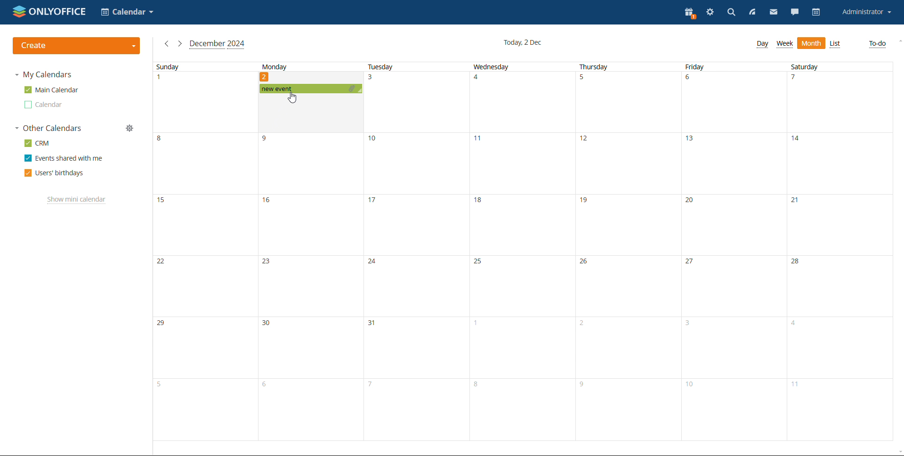  I want to click on other calendars, so click(48, 128).